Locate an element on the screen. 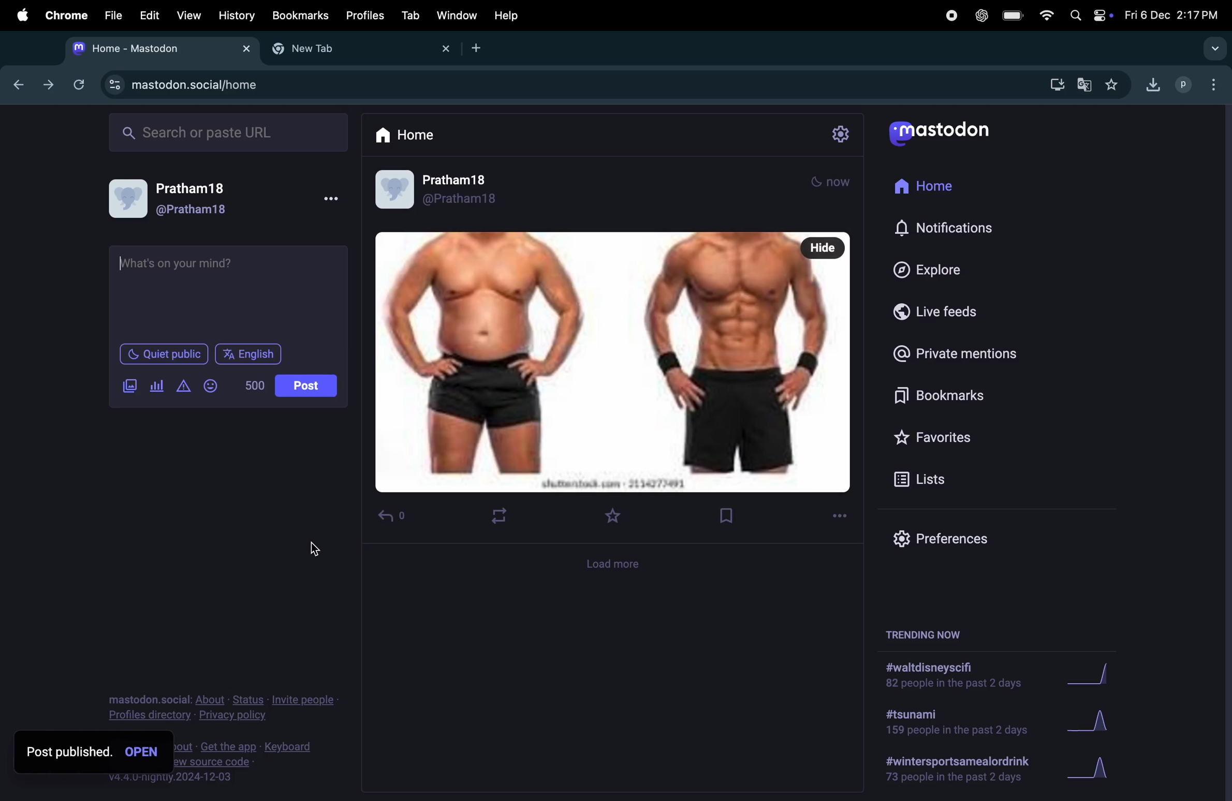 This screenshot has width=1232, height=801. drop down is located at coordinates (1217, 49).